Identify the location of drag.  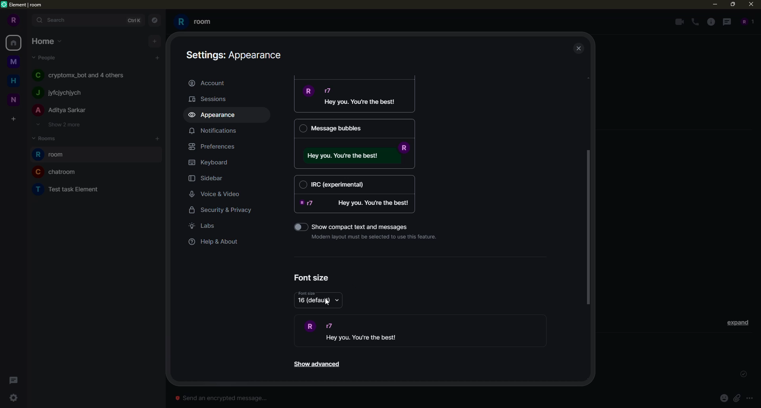
(588, 227).